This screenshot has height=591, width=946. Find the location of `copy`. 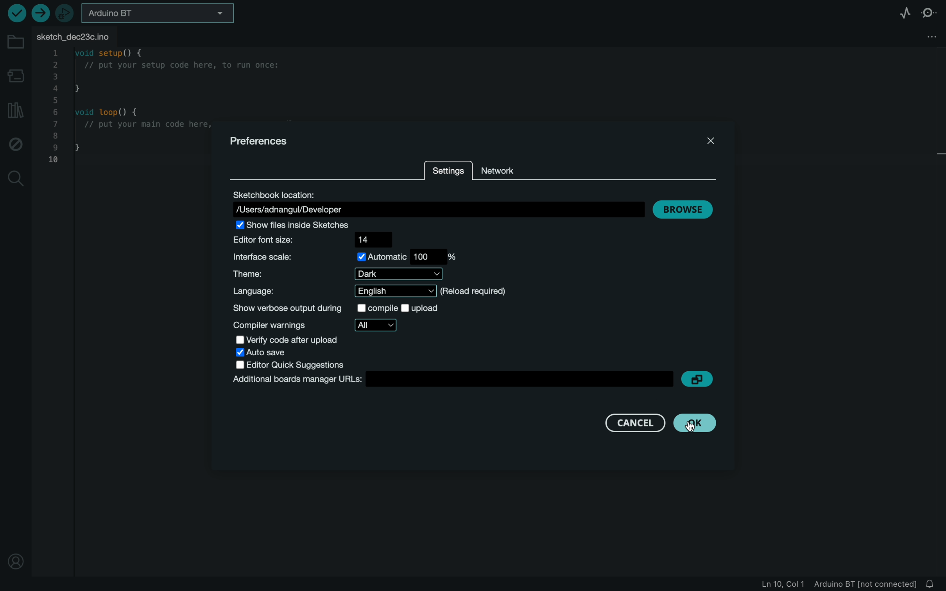

copy is located at coordinates (700, 378).